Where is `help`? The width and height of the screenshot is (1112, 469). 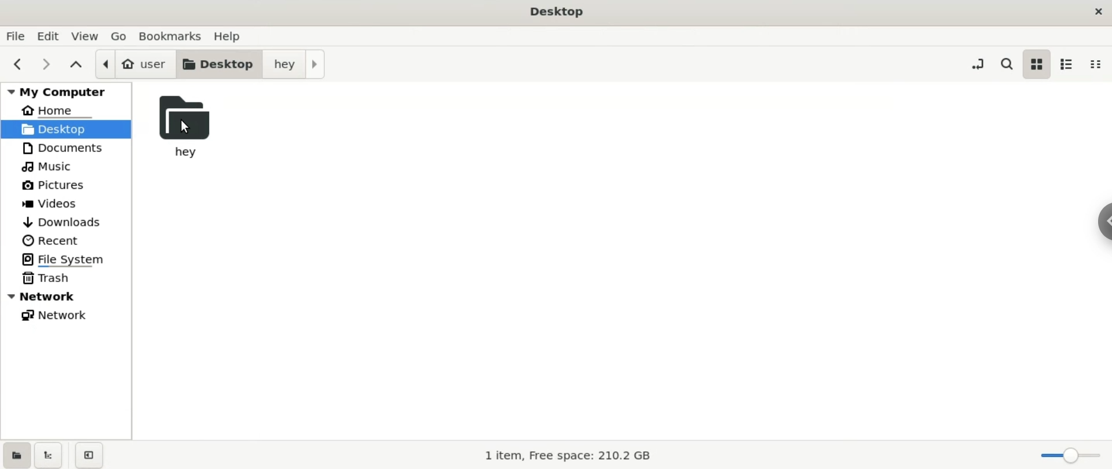
help is located at coordinates (234, 38).